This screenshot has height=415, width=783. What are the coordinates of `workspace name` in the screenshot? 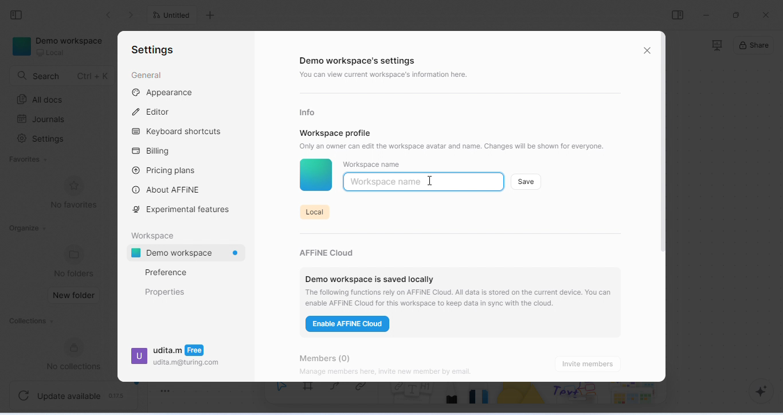 It's located at (386, 182).